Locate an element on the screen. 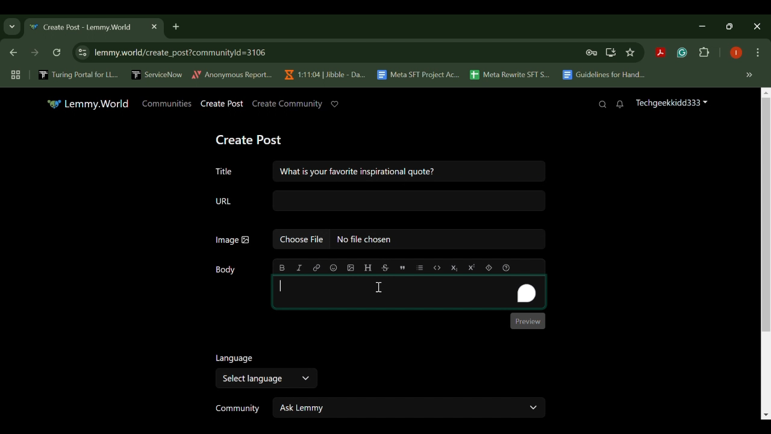 Image resolution: width=771 pixels, height=434 pixels. Ask Lemmy is located at coordinates (410, 407).